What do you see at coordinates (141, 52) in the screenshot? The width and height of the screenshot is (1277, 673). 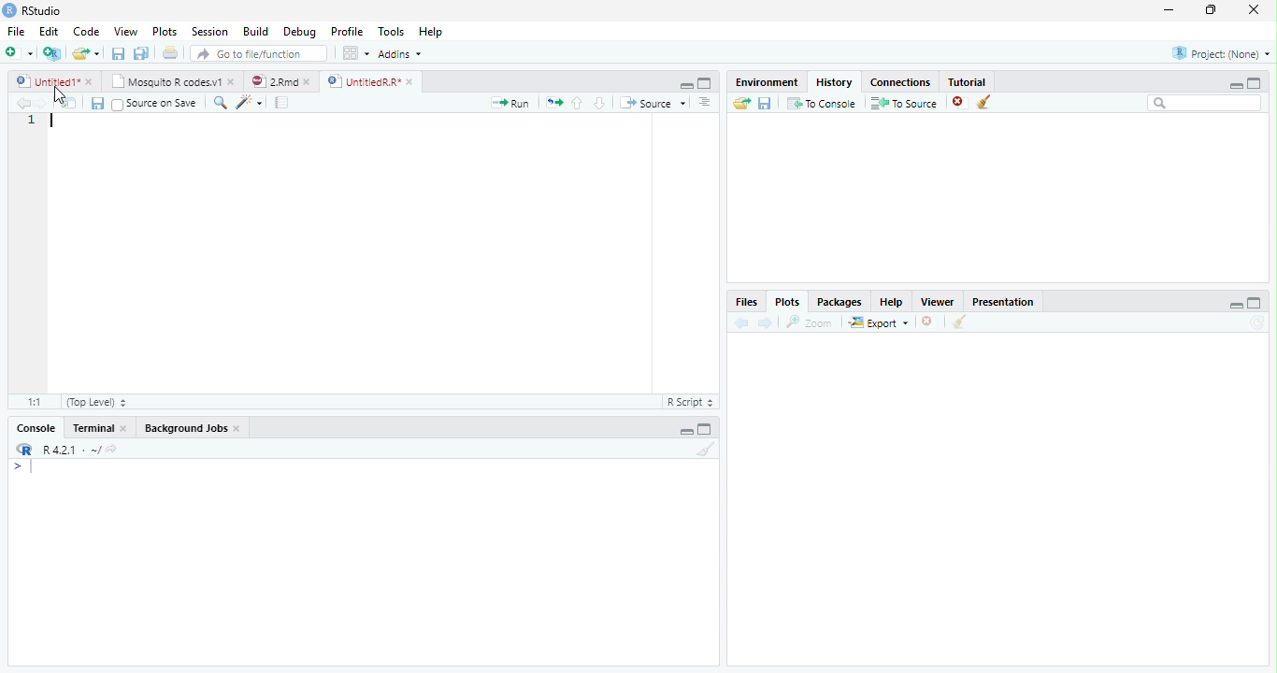 I see `Save all open documents` at bounding box center [141, 52].